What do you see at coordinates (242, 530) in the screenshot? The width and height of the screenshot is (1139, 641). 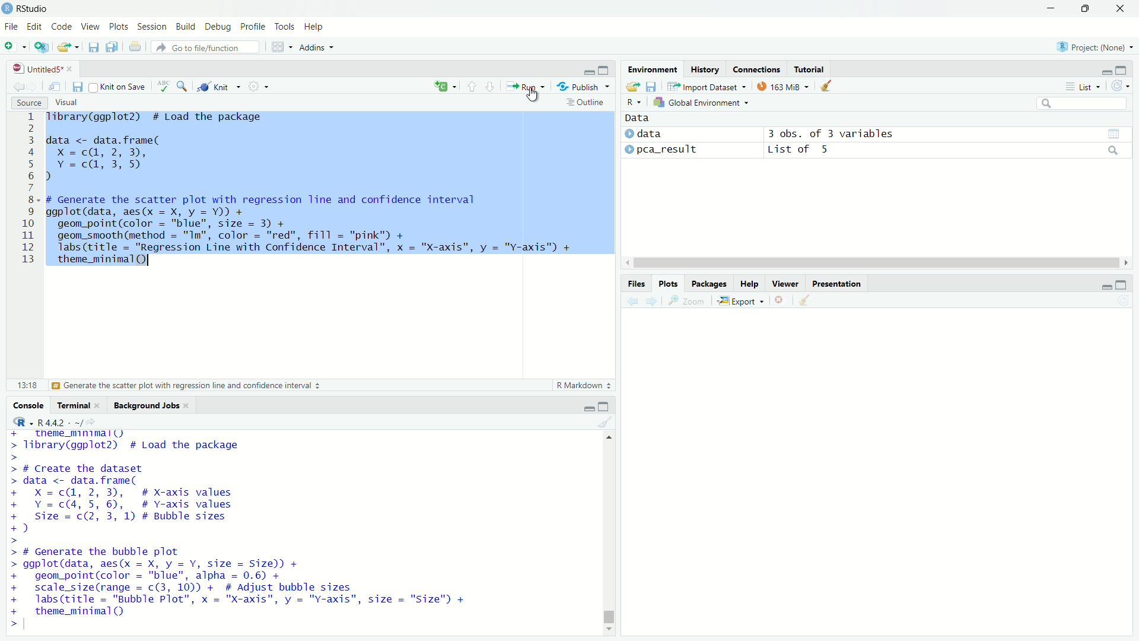 I see `+ _ theme_mnimall)

> library(ggplot2) # Load the package

>

> # Create the dataset

> data <- data.frame(

+ X=c@, 2,3), # X-axis values

+ Y=c(4, 5, 6), # Y-axis values

+ Size = c(2, 3, 1) # Bubble sizes

+)

>

> # Generate the bubble plot

> ggplot(data, aes(x = X, y = Y, size = Size)) +

+ geom_point(color = "blue", alpha = 0.6) +

+ scale_size(range = c(3, 10)) + # Adjust bubble sizes
+ labs(title = "Bubble Plot", x = "X-axis", y = "Y-axis", size = "Size") +
+ theme_minimal()

>` at bounding box center [242, 530].